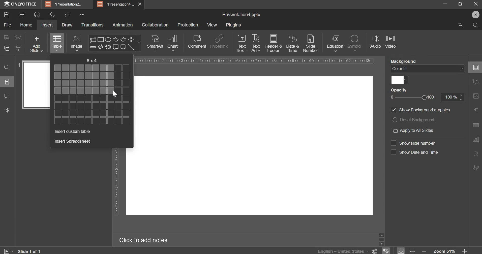  What do you see at coordinates (446, 4) in the screenshot?
I see `minimize` at bounding box center [446, 4].